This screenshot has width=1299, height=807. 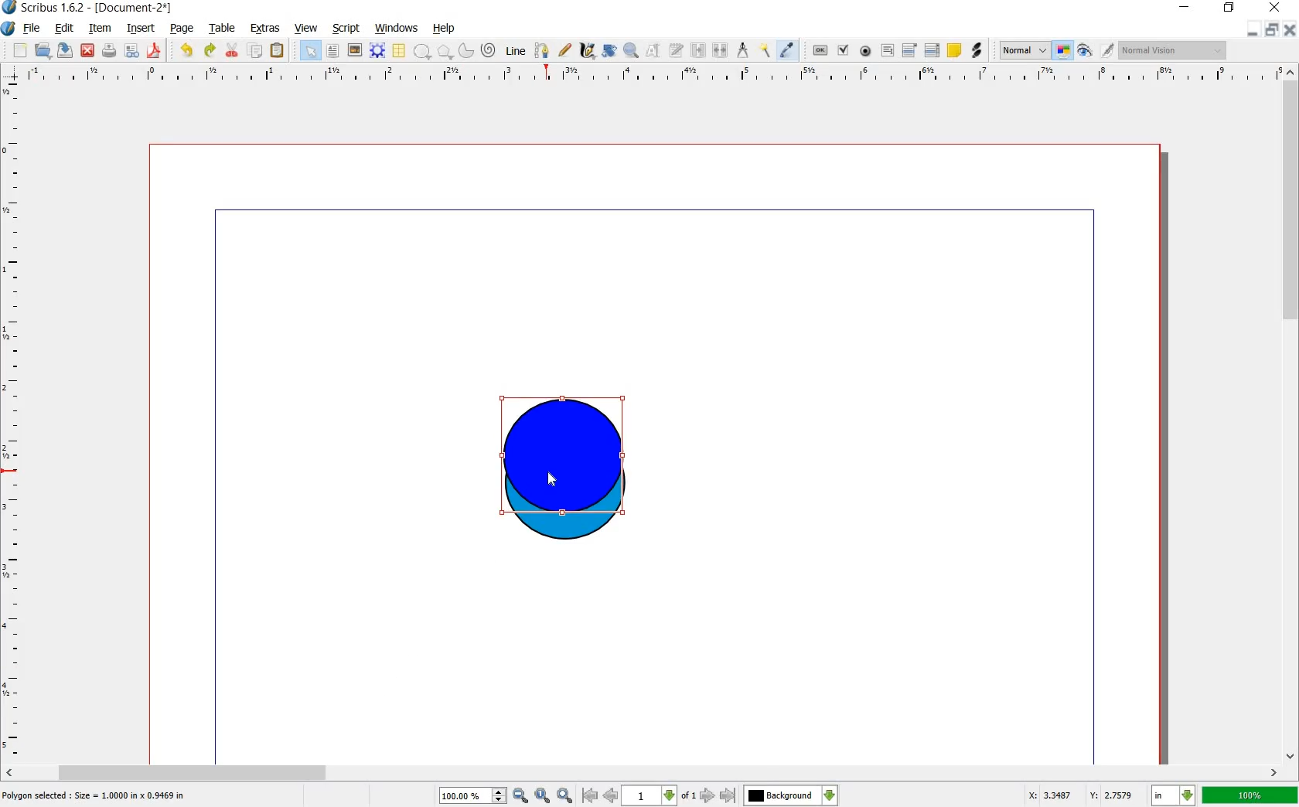 What do you see at coordinates (20, 51) in the screenshot?
I see `new` at bounding box center [20, 51].